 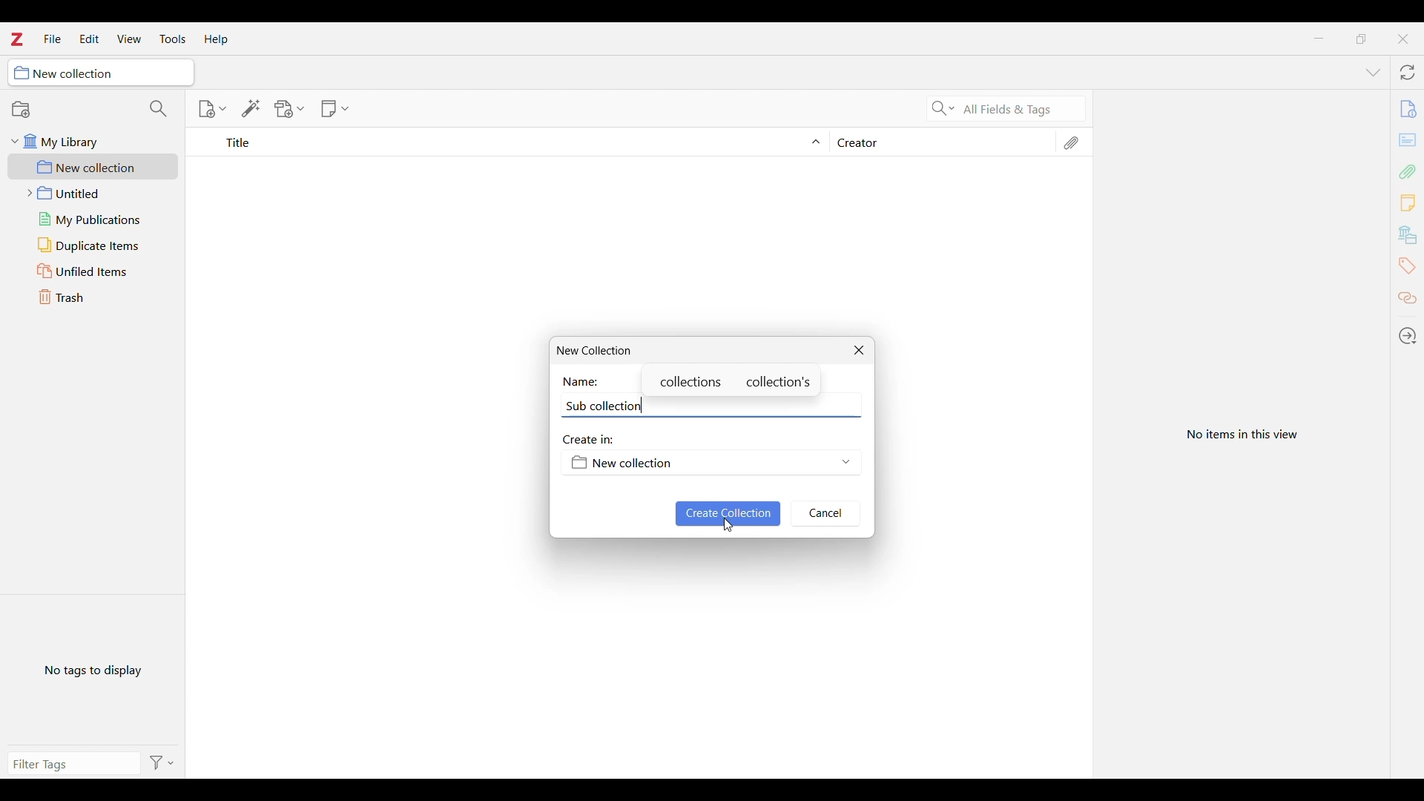 I want to click on List all tabs, so click(x=1374, y=73).